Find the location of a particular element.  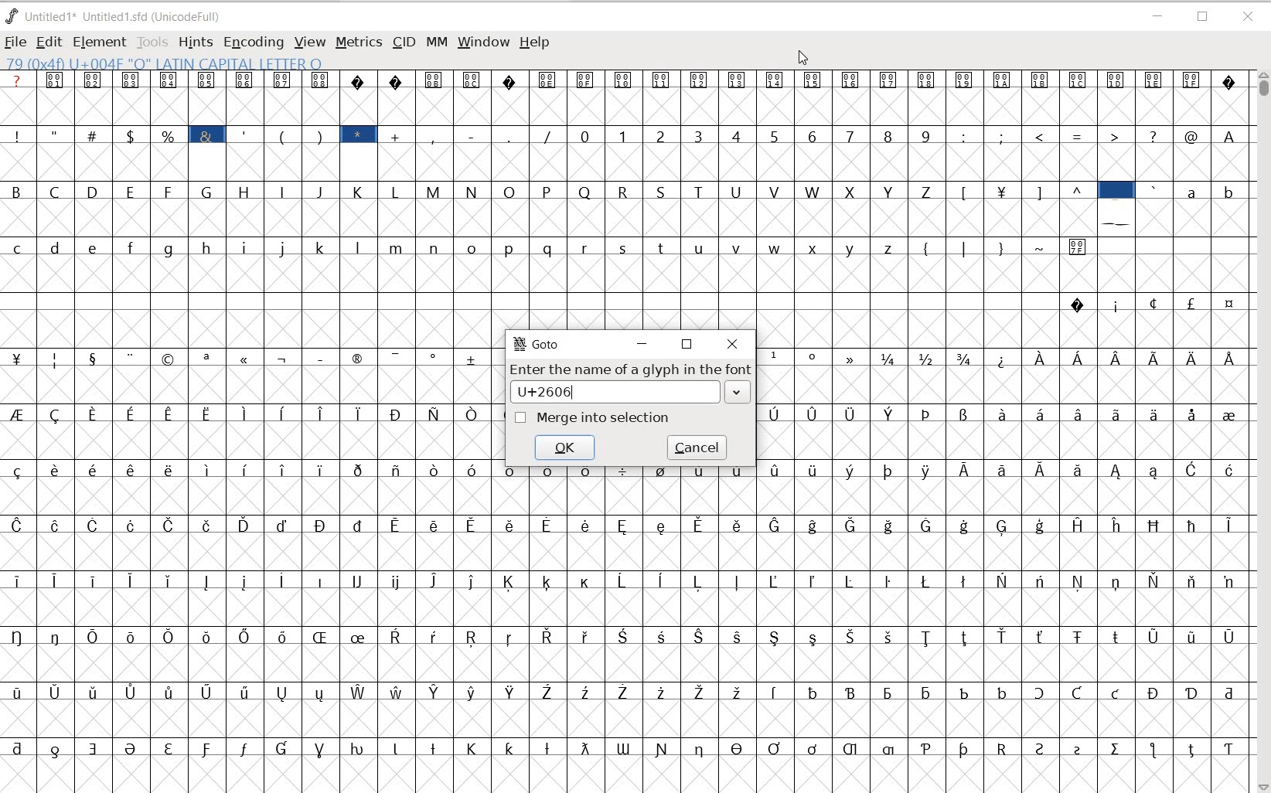

GoTo is located at coordinates (537, 344).